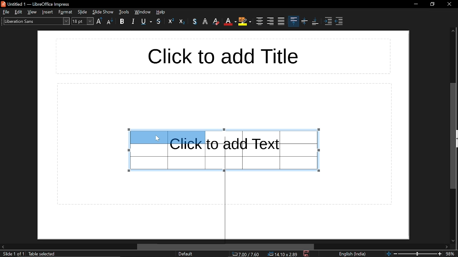 This screenshot has width=458, height=257. What do you see at coordinates (171, 21) in the screenshot?
I see `superscript` at bounding box center [171, 21].